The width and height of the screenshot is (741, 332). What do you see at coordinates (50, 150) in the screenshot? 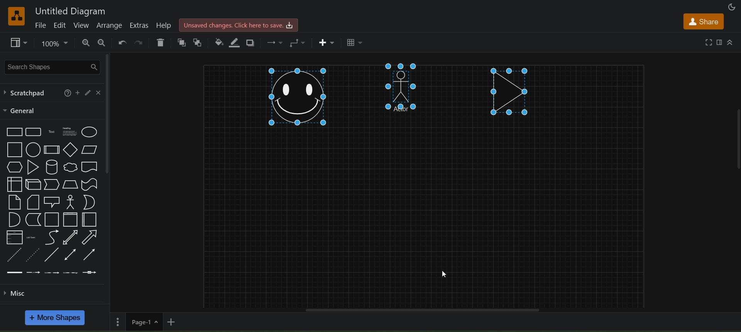
I see `process` at bounding box center [50, 150].